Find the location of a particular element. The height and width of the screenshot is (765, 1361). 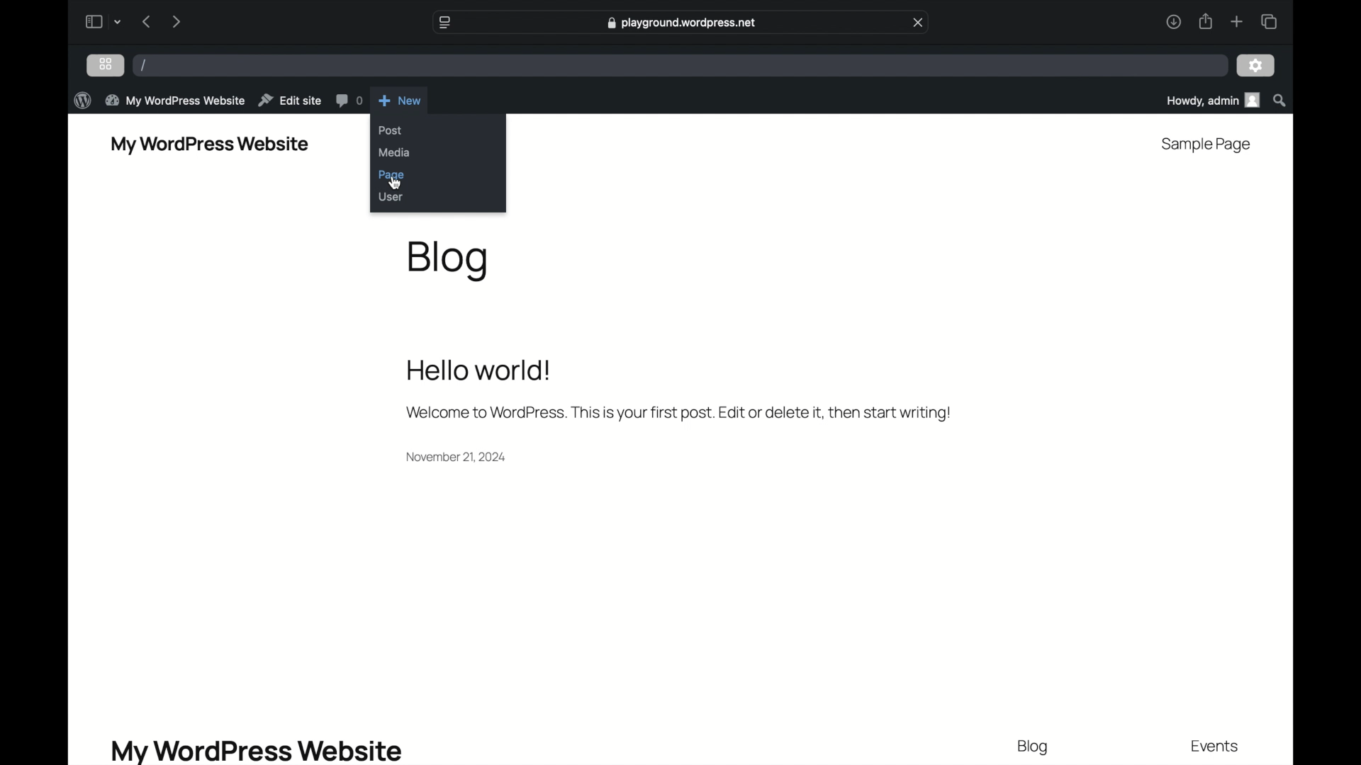

playground.wordpress.net is located at coordinates (679, 24).